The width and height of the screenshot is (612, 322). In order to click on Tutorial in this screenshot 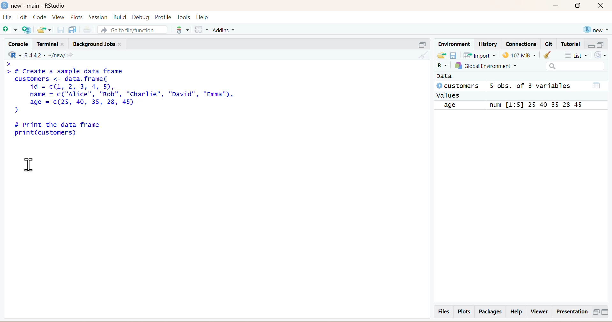, I will do `click(572, 44)`.